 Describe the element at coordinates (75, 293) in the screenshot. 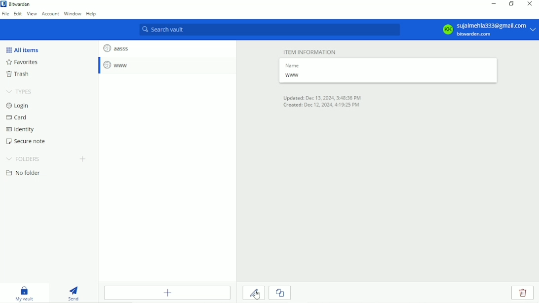

I see `Send` at that location.